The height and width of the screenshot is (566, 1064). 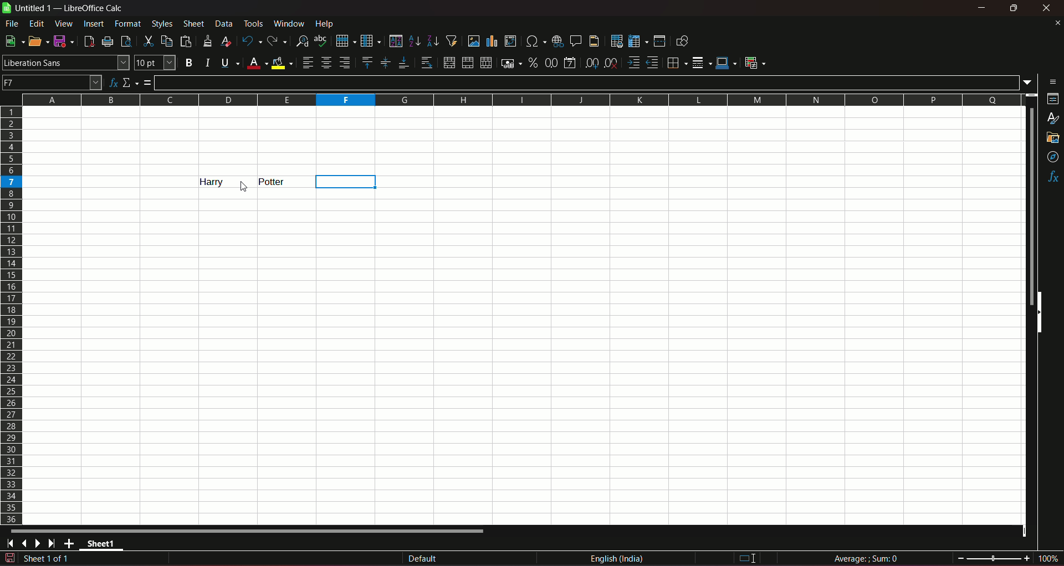 I want to click on align right, so click(x=346, y=63).